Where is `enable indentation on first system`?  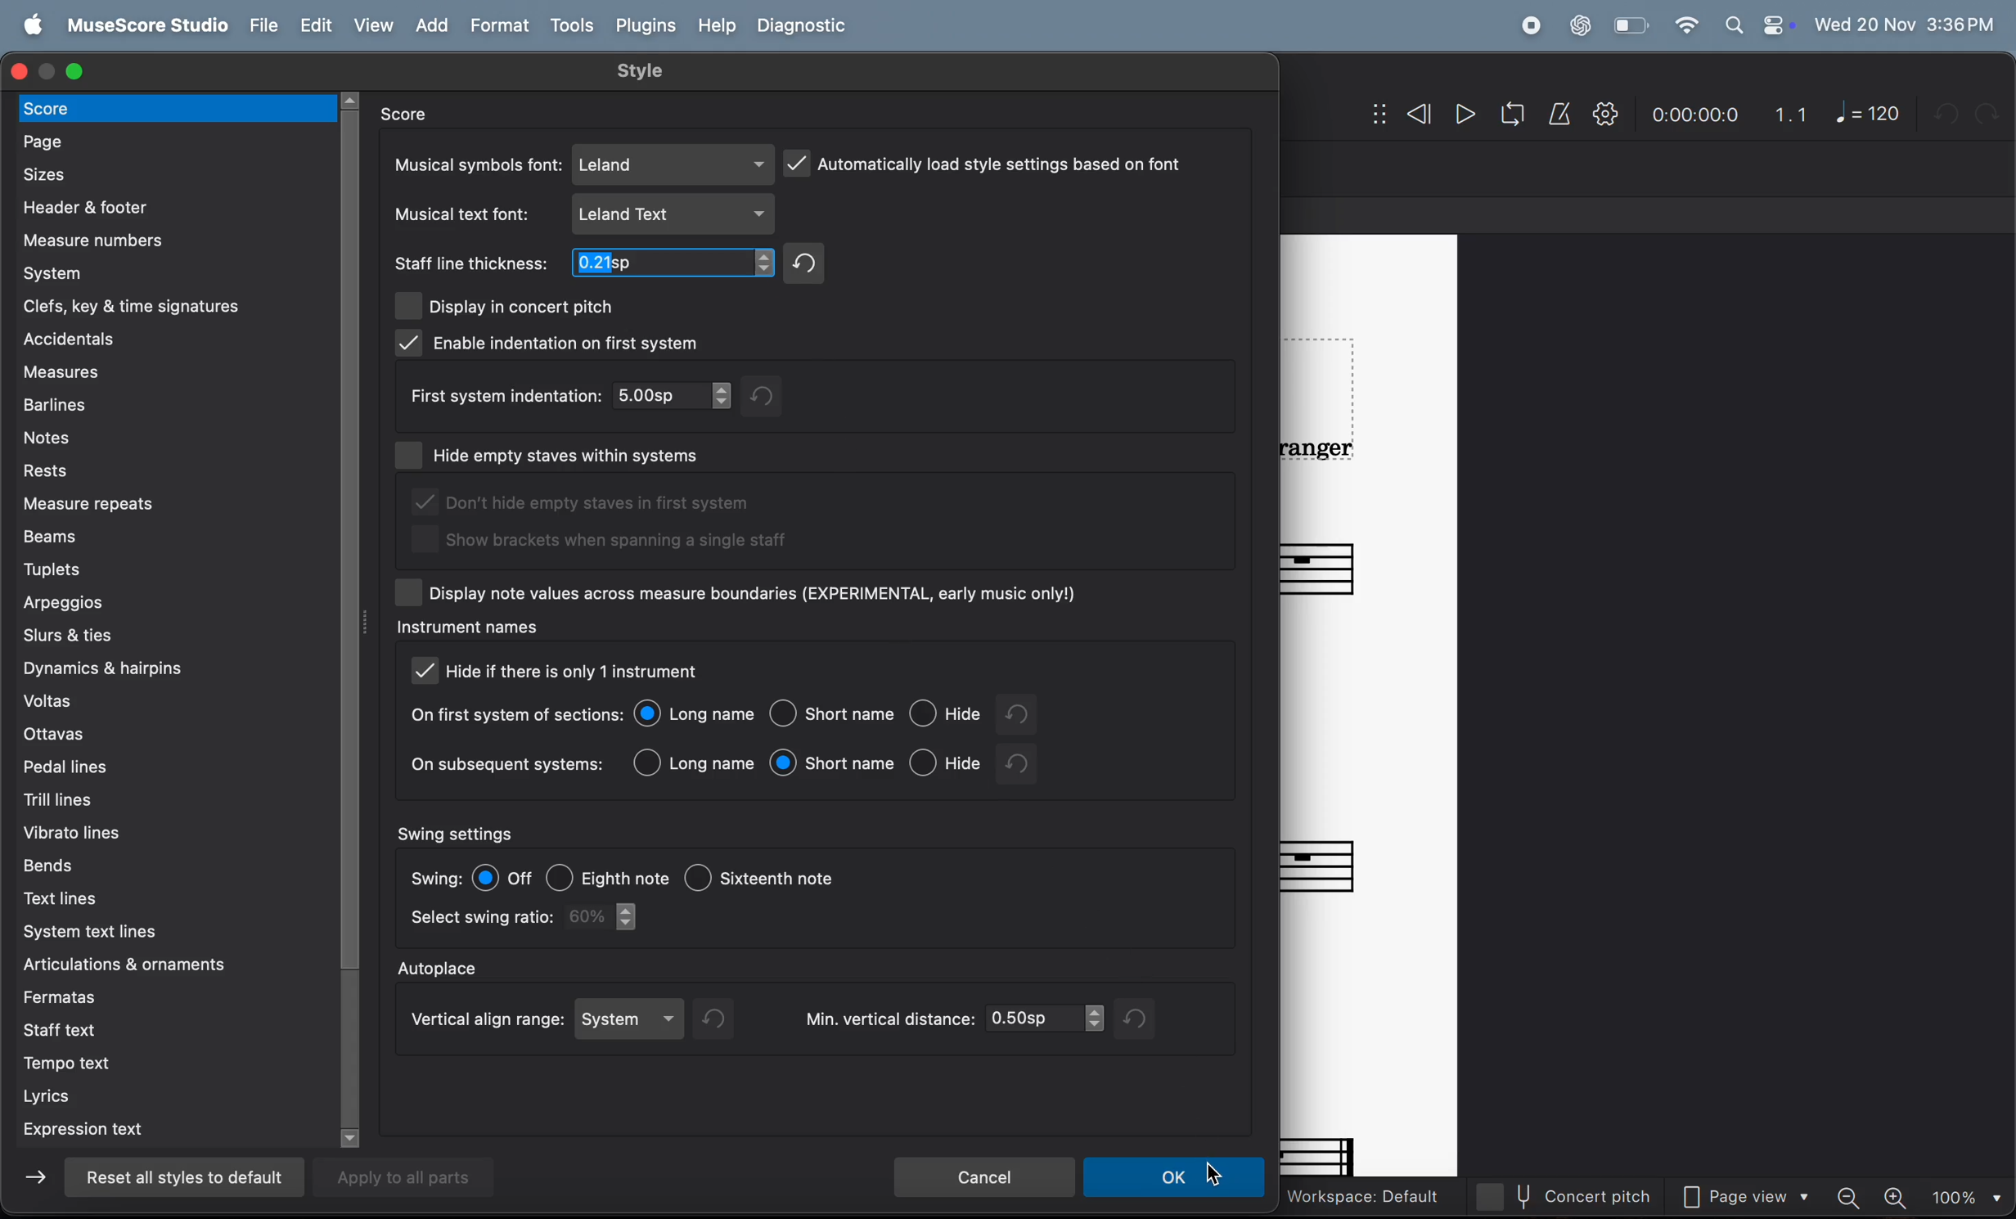
enable indentation on first system is located at coordinates (551, 344).